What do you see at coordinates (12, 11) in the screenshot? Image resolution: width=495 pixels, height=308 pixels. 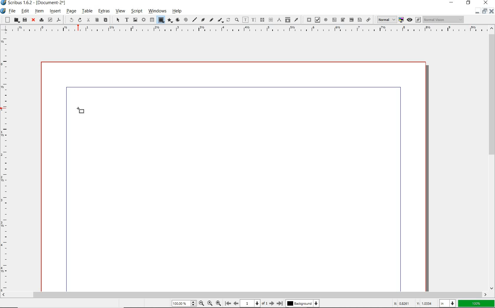 I see `file` at bounding box center [12, 11].